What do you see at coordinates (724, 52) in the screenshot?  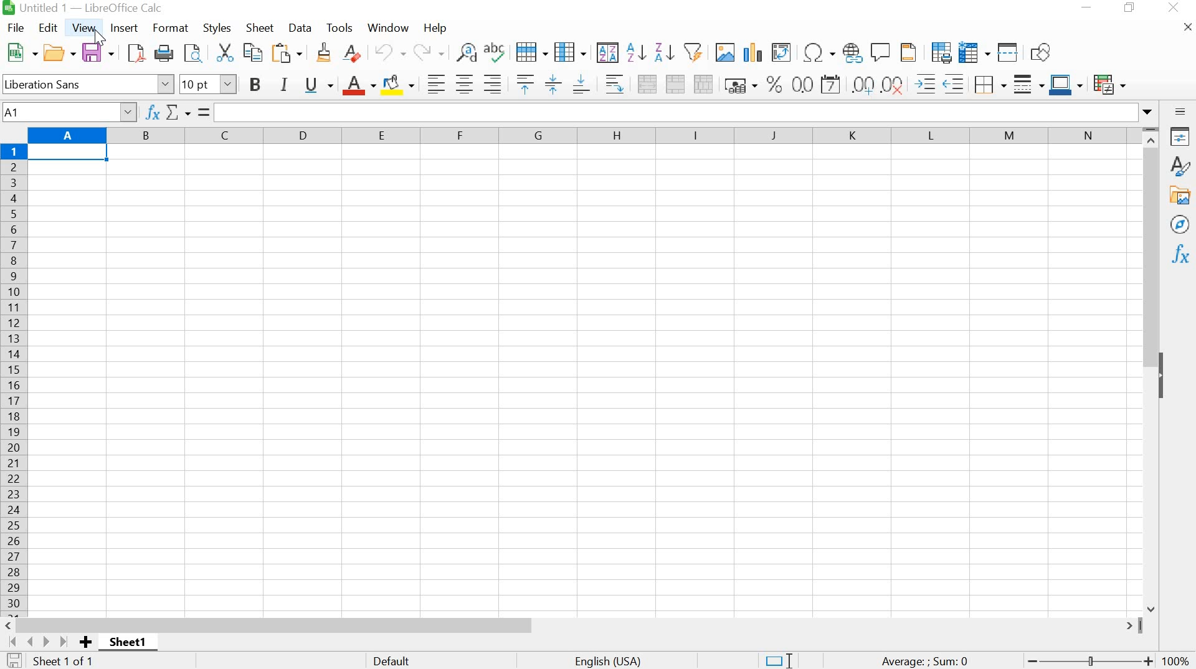 I see `IMAGE` at bounding box center [724, 52].